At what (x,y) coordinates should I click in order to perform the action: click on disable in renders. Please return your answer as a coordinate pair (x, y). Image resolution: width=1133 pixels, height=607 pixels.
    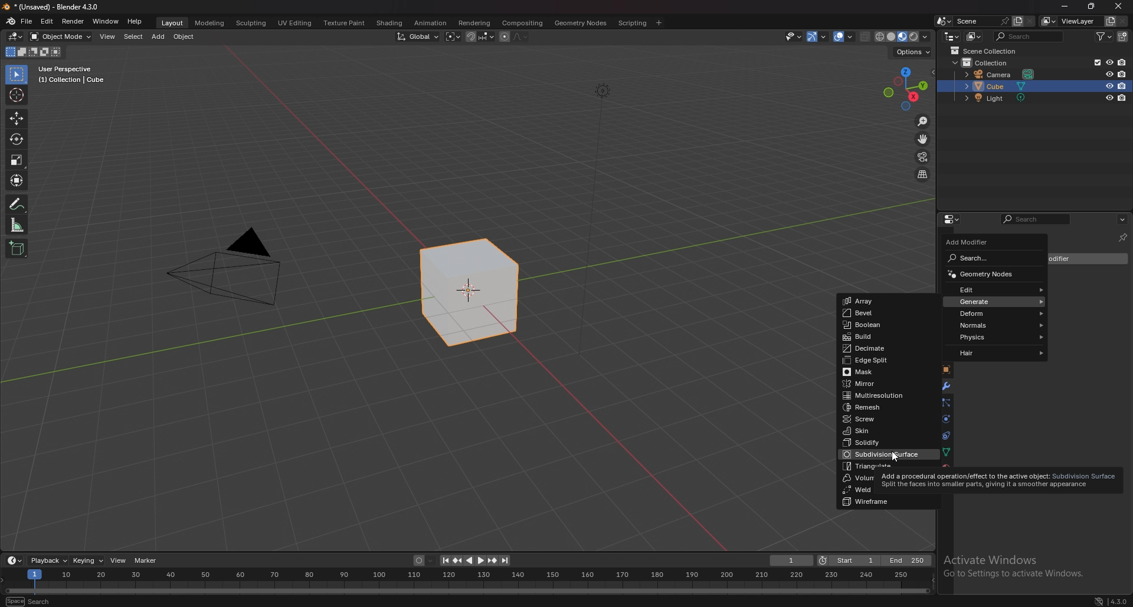
    Looking at the image, I should click on (1122, 85).